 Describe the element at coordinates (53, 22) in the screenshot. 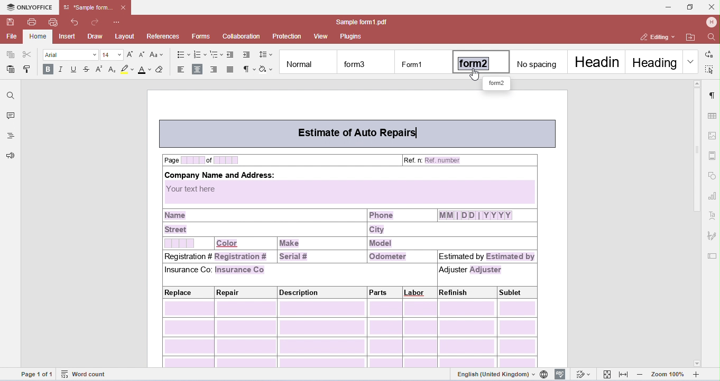

I see `print preview` at that location.